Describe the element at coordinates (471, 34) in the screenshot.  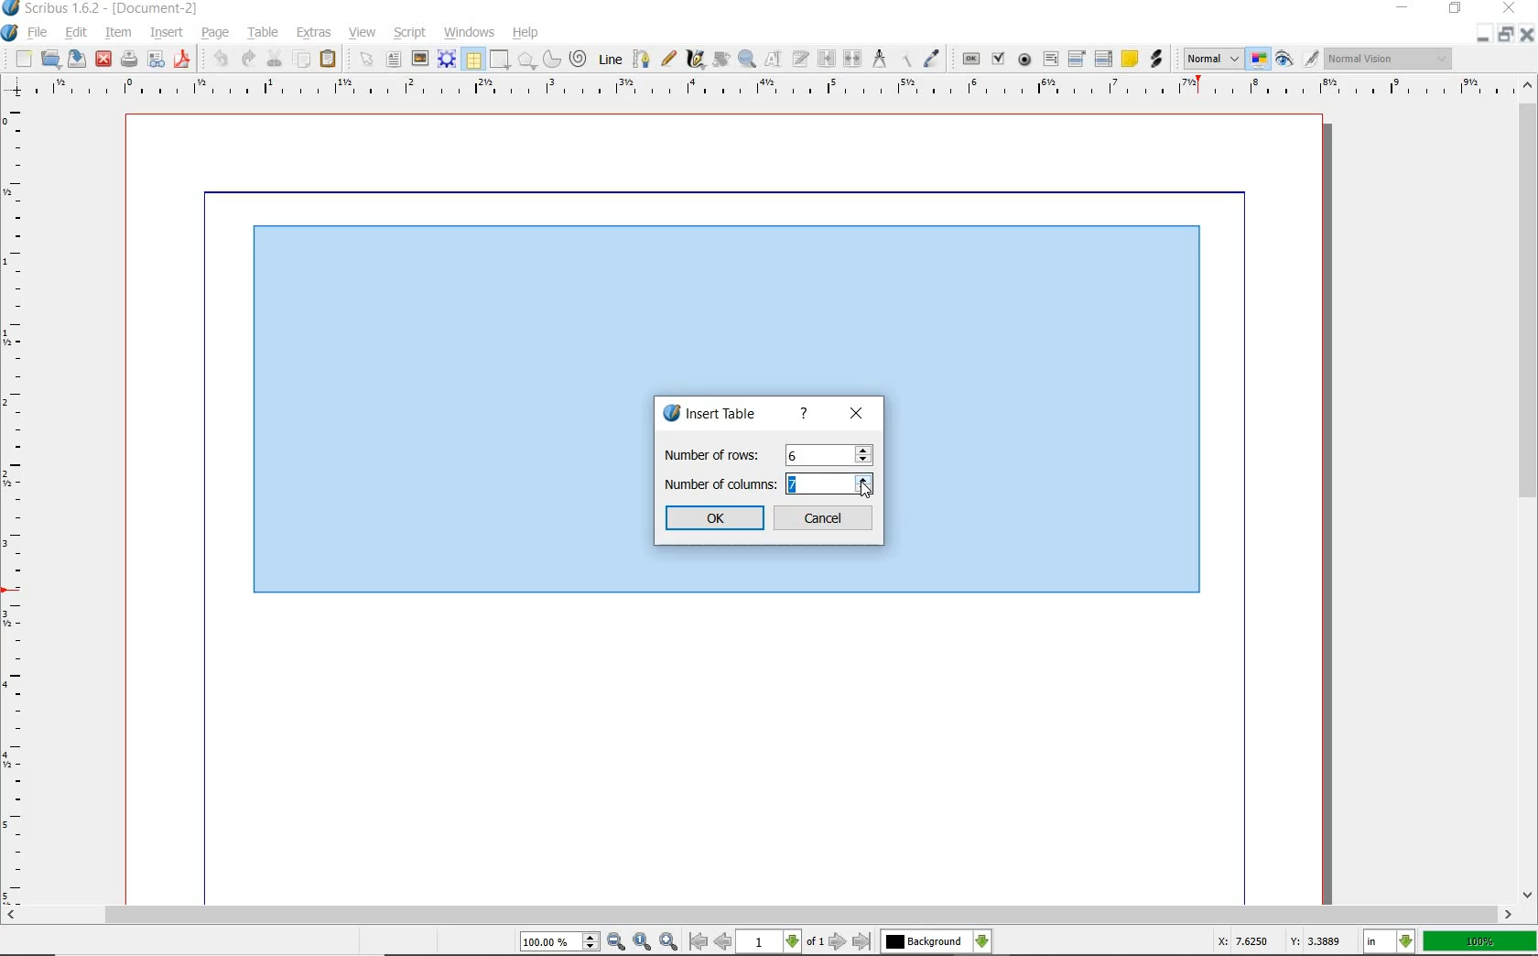
I see `windows` at that location.